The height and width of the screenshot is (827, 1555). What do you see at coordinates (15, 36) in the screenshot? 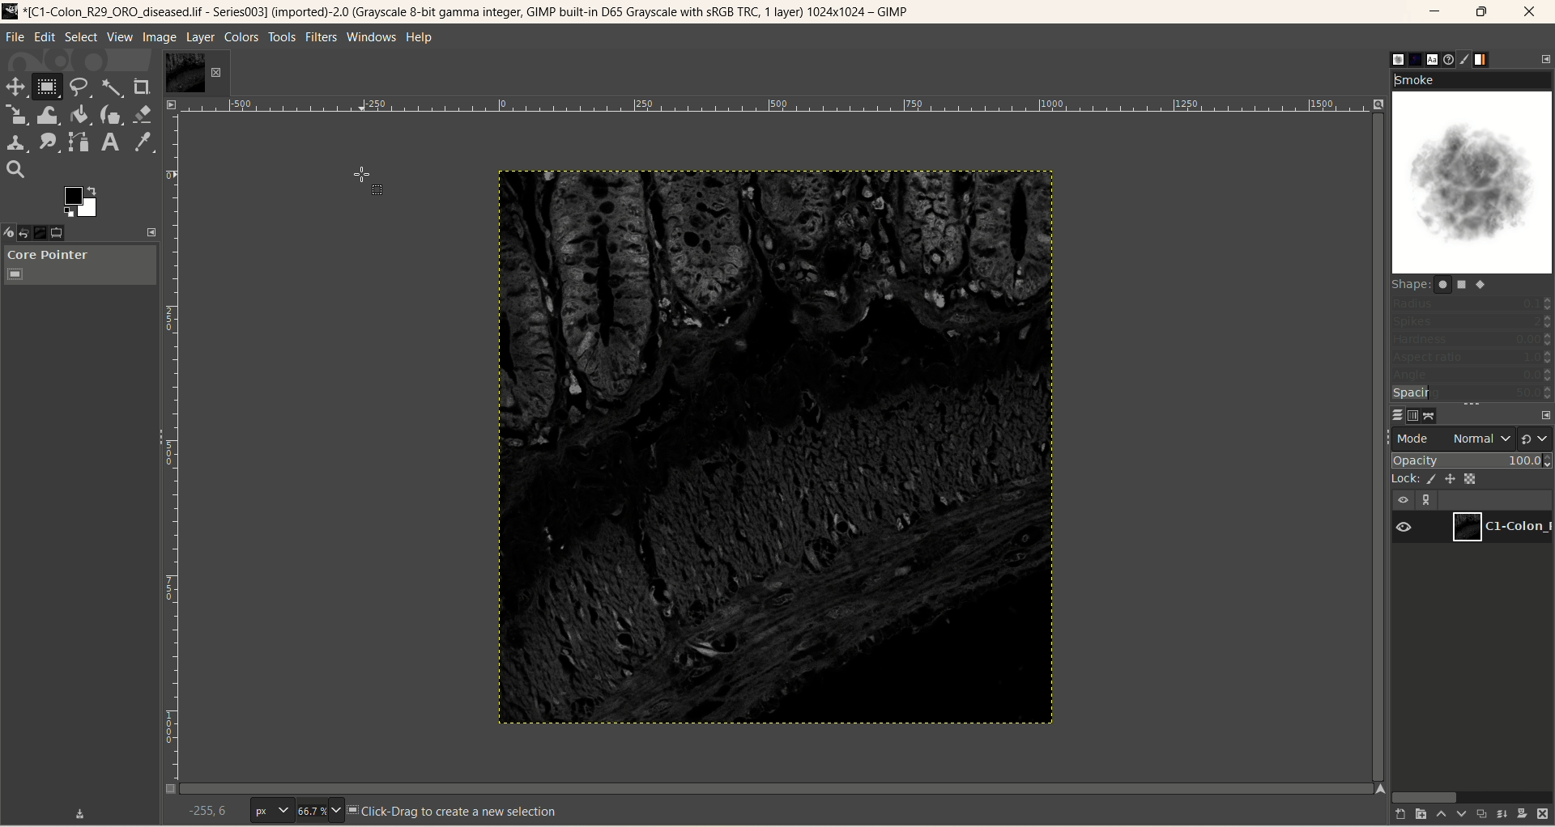
I see `file` at bounding box center [15, 36].